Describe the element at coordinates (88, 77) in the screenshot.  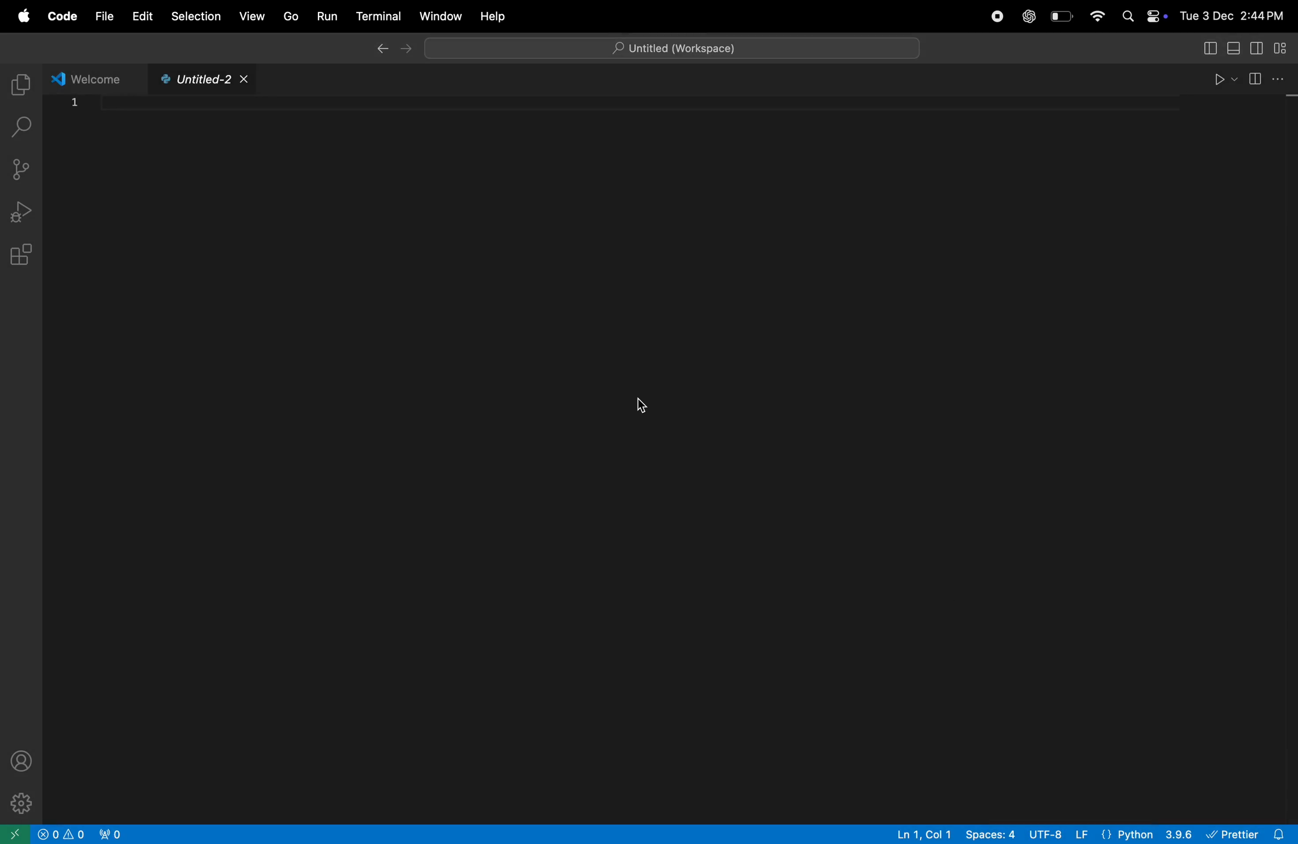
I see `welcome` at that location.